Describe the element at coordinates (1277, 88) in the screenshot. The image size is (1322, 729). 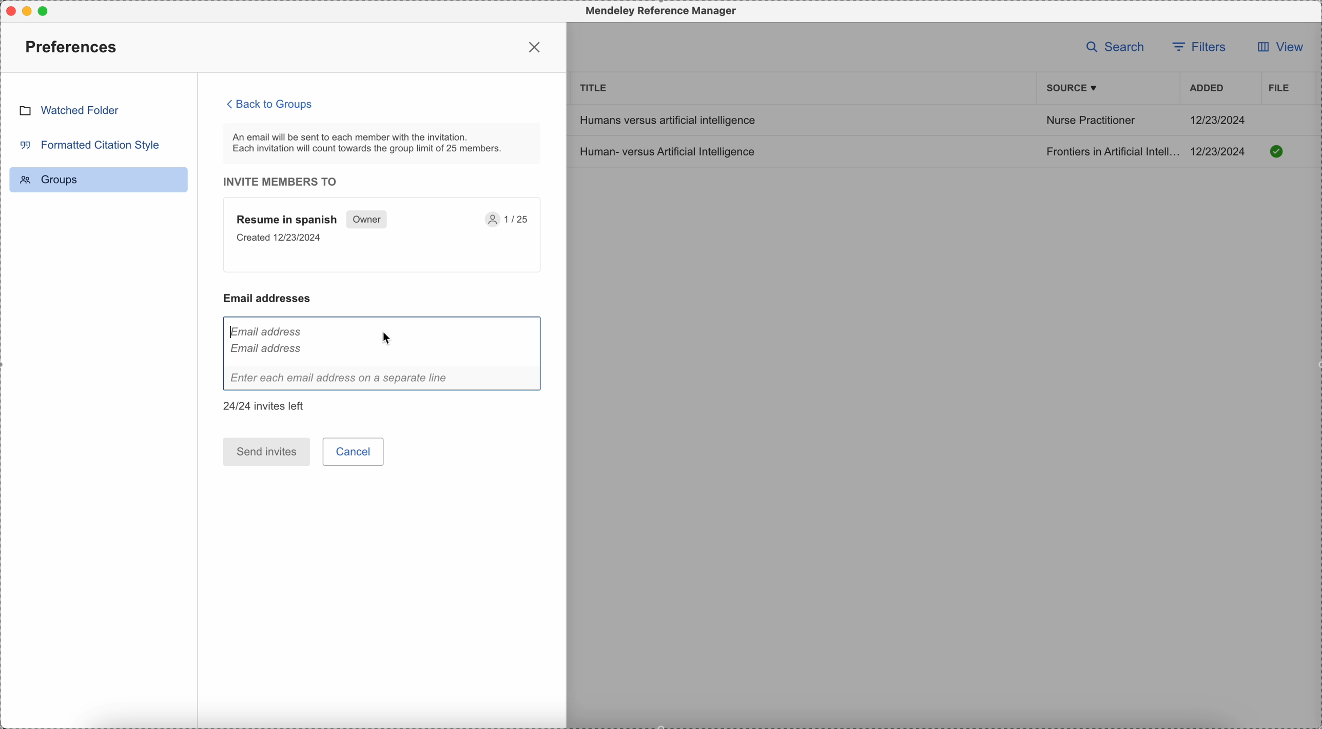
I see `file` at that location.